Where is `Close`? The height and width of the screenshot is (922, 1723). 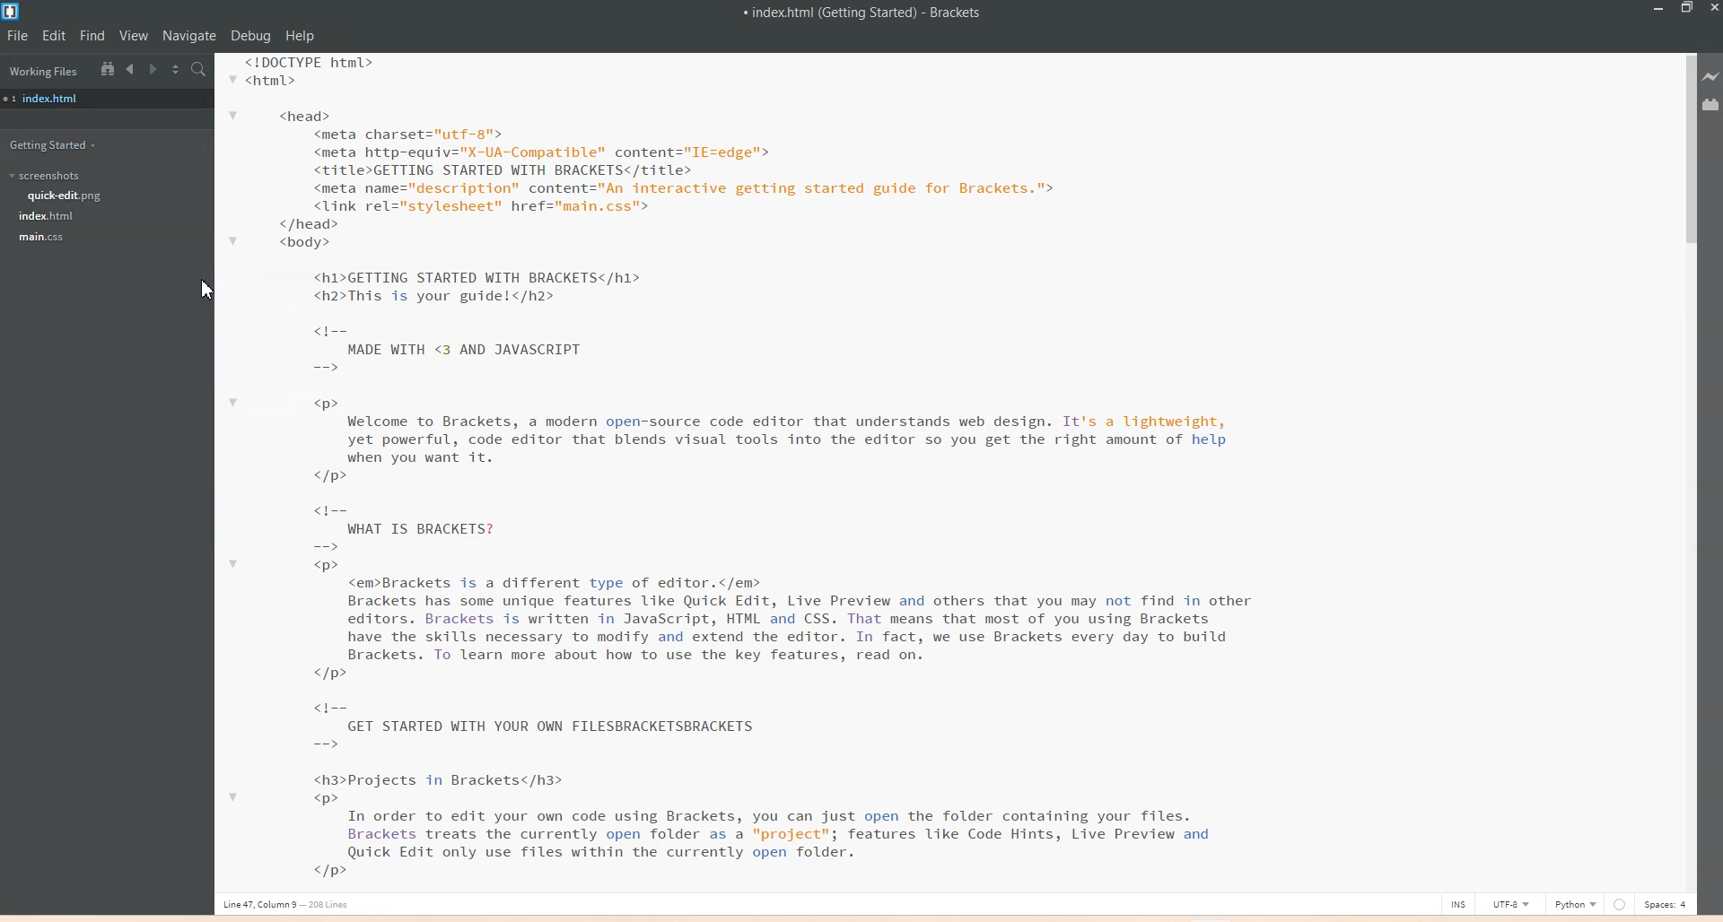
Close is located at coordinates (1712, 9).